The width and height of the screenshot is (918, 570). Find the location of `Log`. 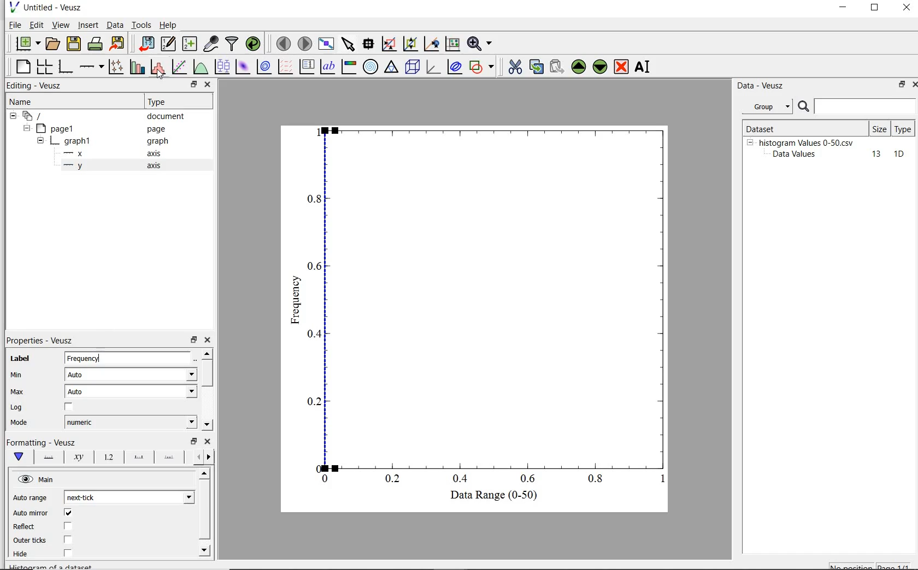

Log is located at coordinates (16, 408).